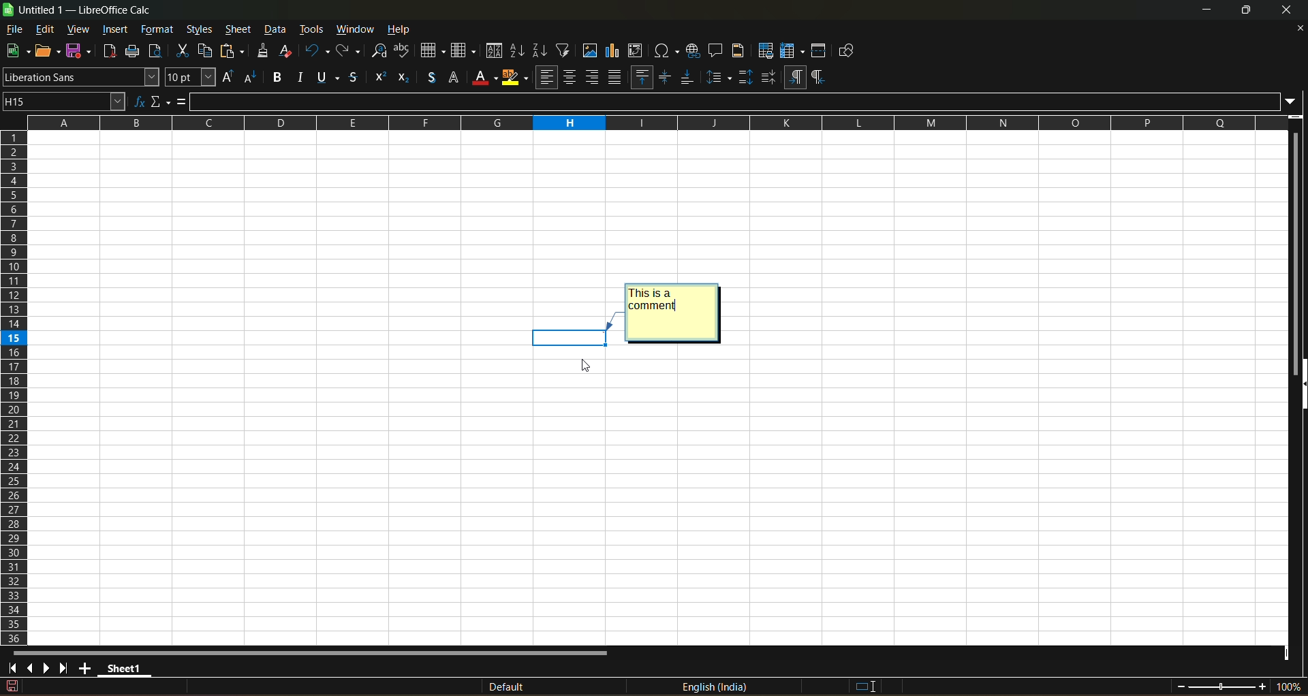 The height and width of the screenshot is (696, 1308). What do you see at coordinates (802, 76) in the screenshot?
I see `decrease indent` at bounding box center [802, 76].